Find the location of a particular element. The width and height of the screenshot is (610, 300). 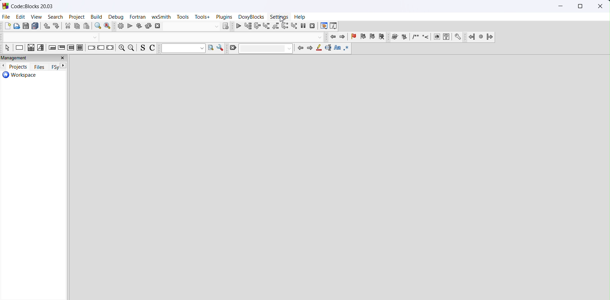

code completion is located at coordinates (165, 37).